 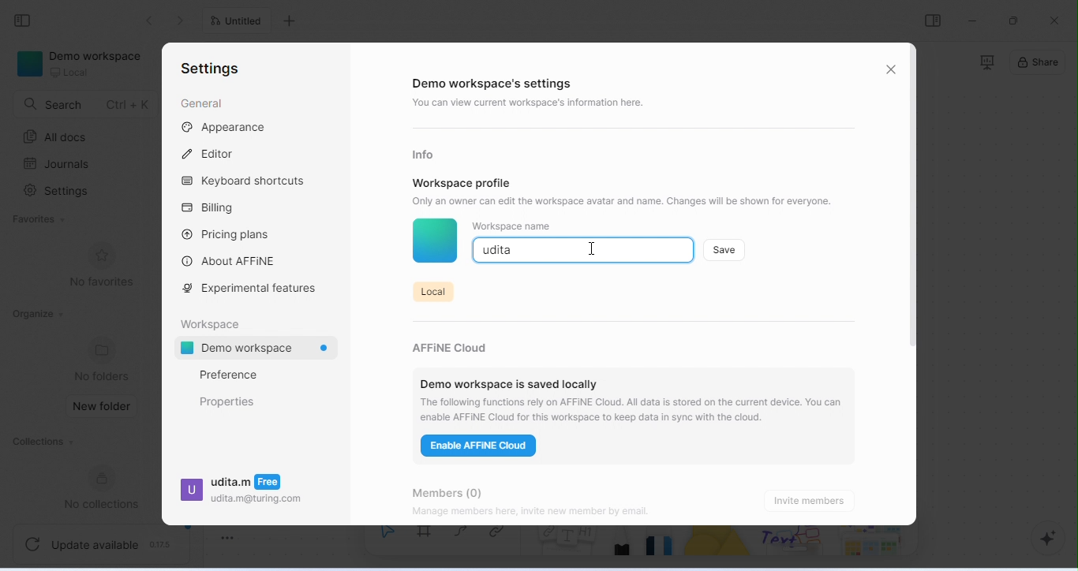 I want to click on demo workspace's settings, so click(x=496, y=84).